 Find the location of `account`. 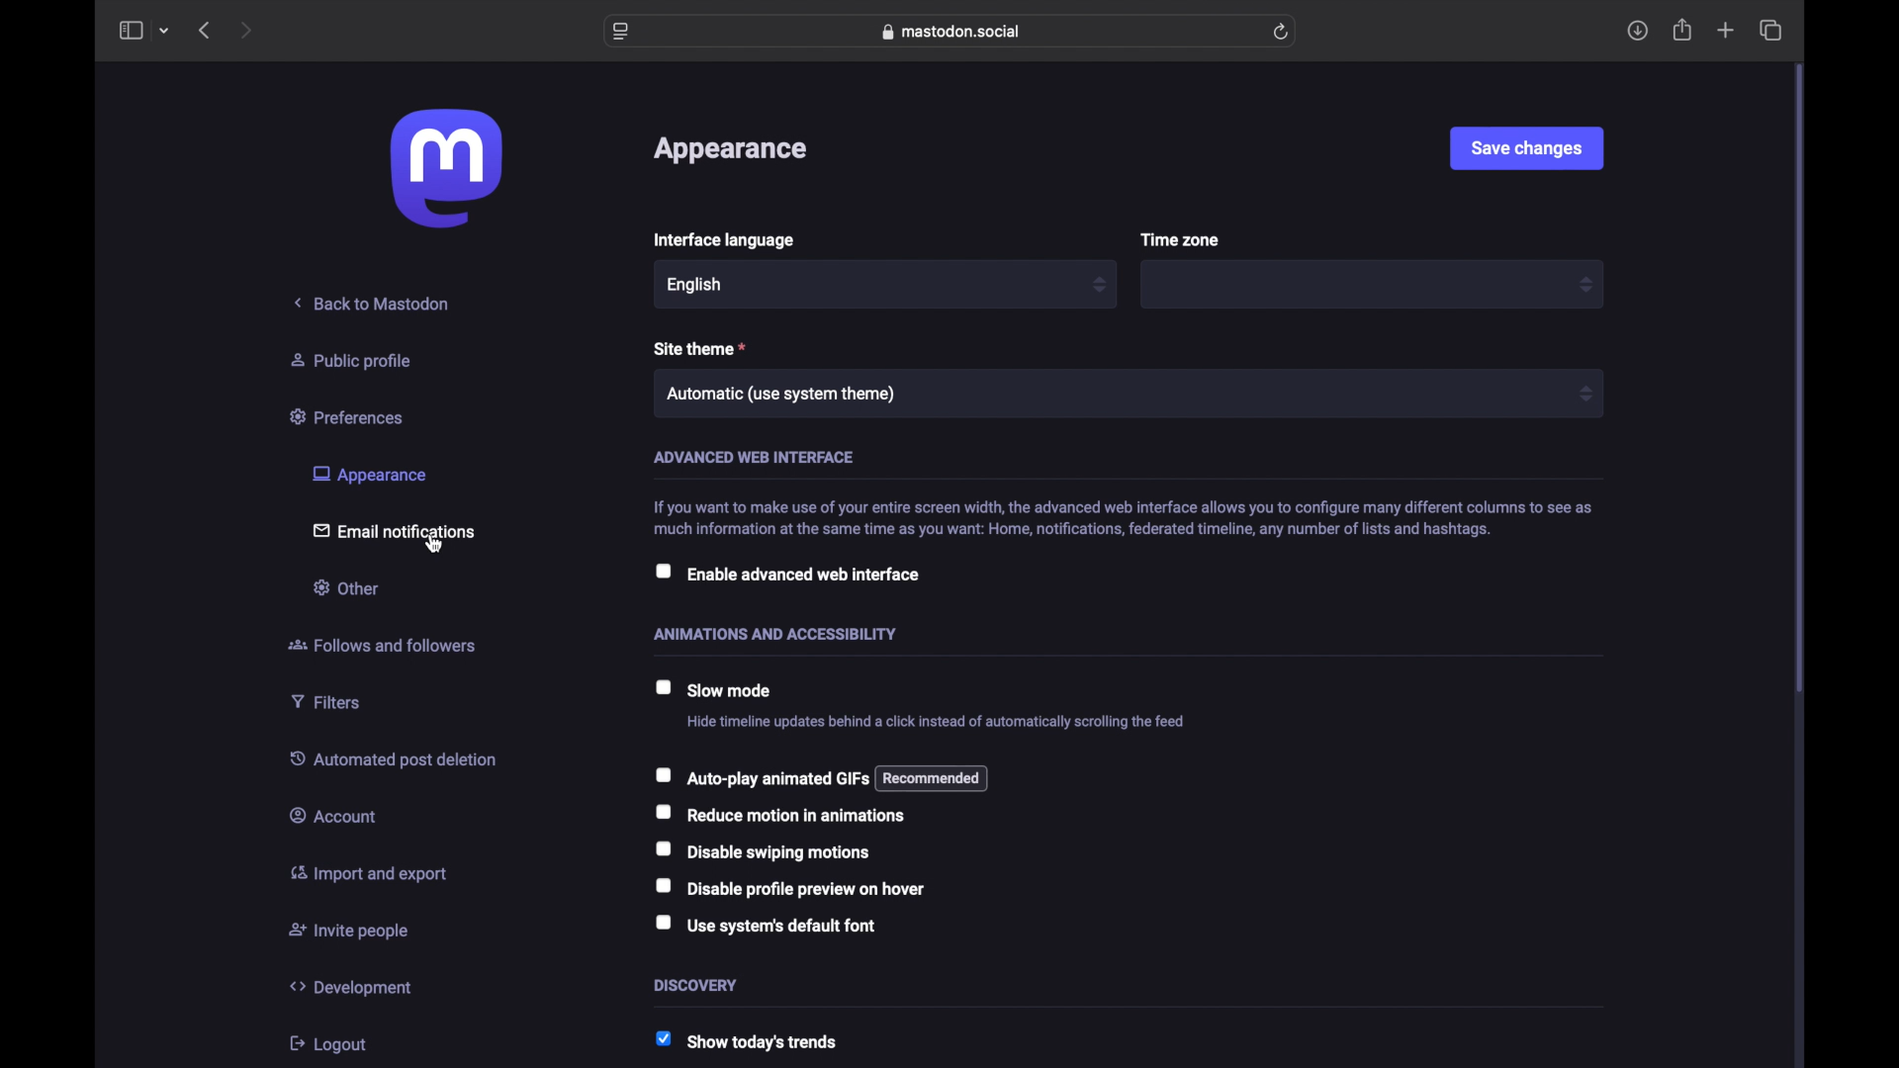

account is located at coordinates (333, 814).